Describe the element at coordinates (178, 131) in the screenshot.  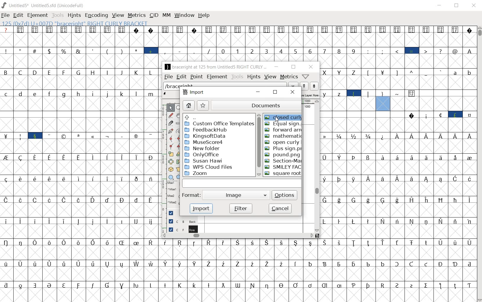
I see `change whether spiro is active or not` at that location.